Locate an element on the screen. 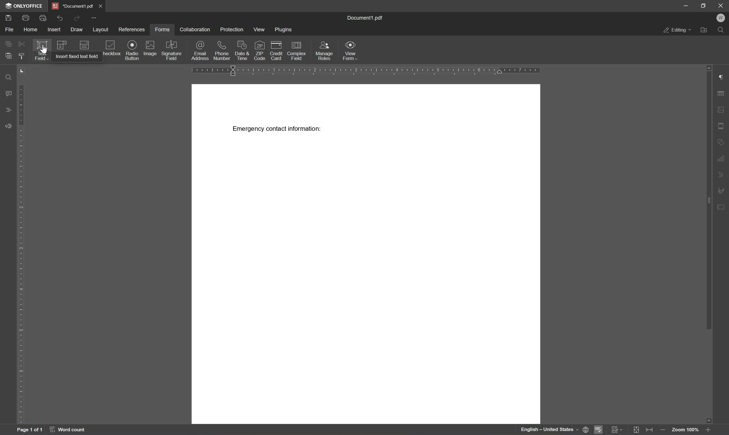 The height and width of the screenshot is (435, 729). complex field is located at coordinates (297, 51).